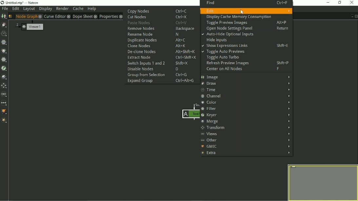  Describe the element at coordinates (162, 51) in the screenshot. I see `De-clone Nodes` at that location.